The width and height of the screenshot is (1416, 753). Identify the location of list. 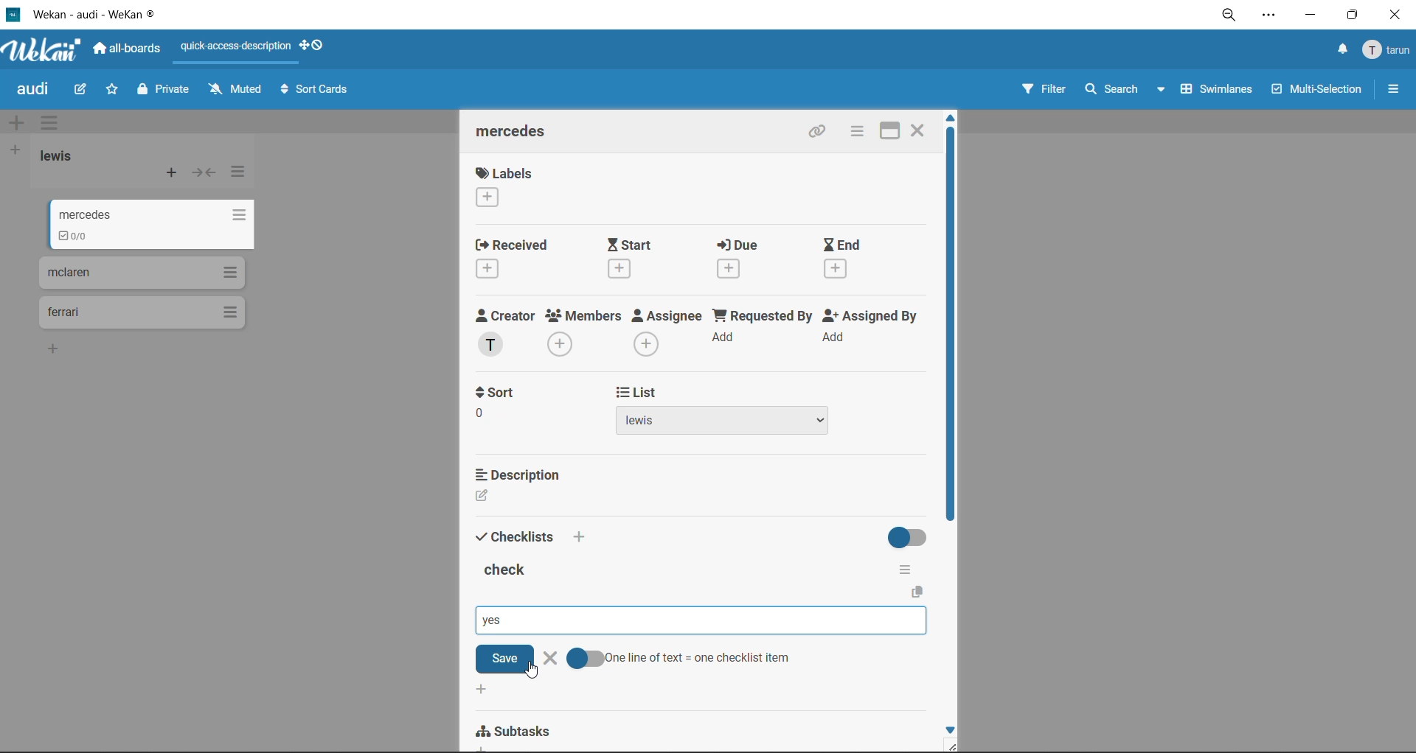
(639, 393).